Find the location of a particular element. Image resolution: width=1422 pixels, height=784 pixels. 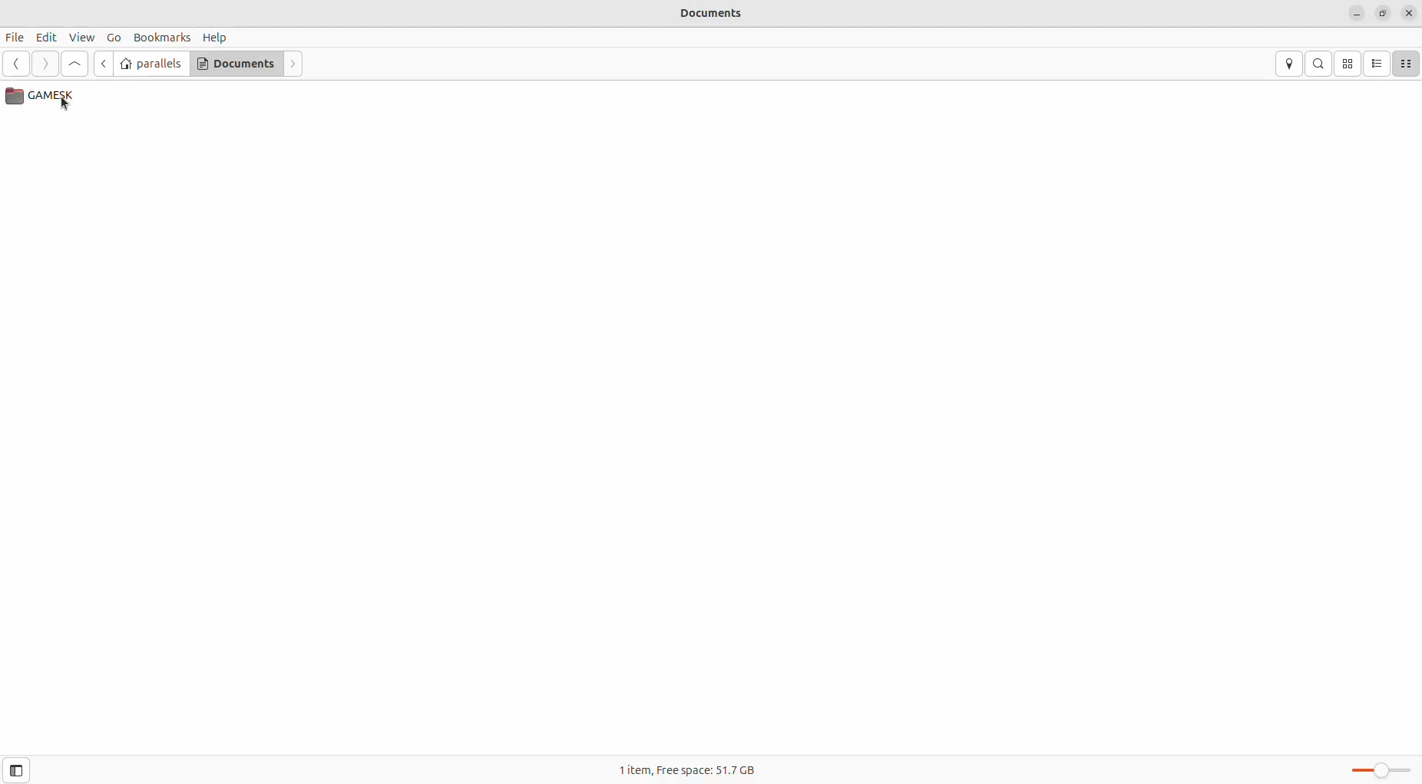

Help is located at coordinates (218, 38).